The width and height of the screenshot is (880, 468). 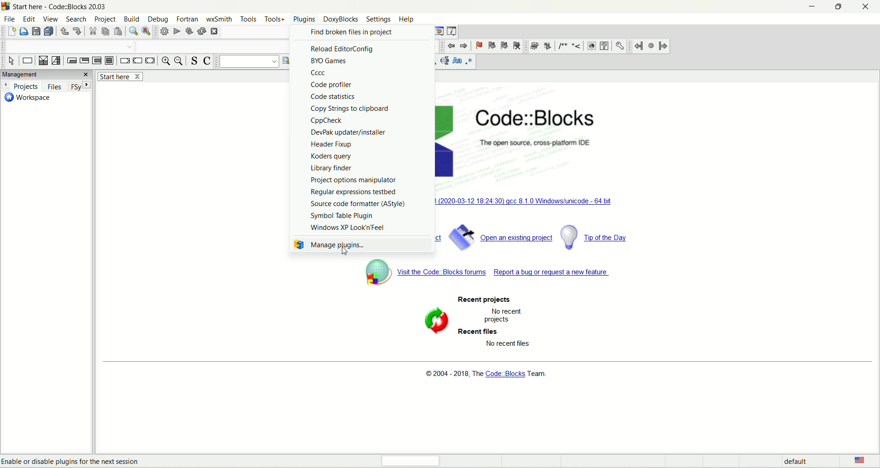 I want to click on symbol table plugin, so click(x=345, y=215).